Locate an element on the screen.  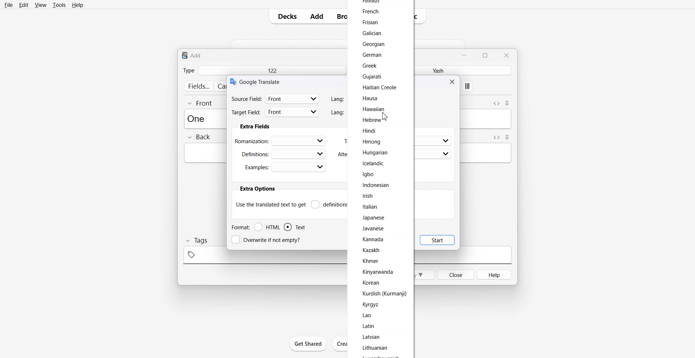
File is located at coordinates (9, 5).